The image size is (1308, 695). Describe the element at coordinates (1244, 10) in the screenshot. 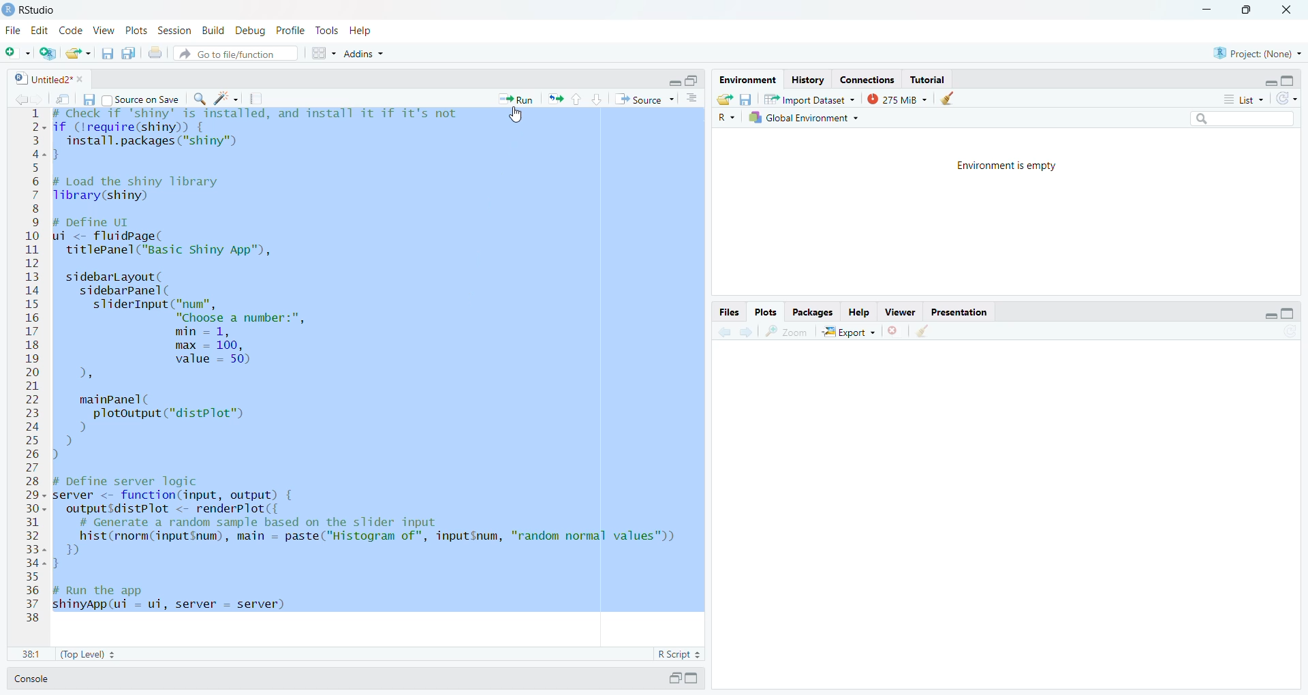

I see `resize` at that location.